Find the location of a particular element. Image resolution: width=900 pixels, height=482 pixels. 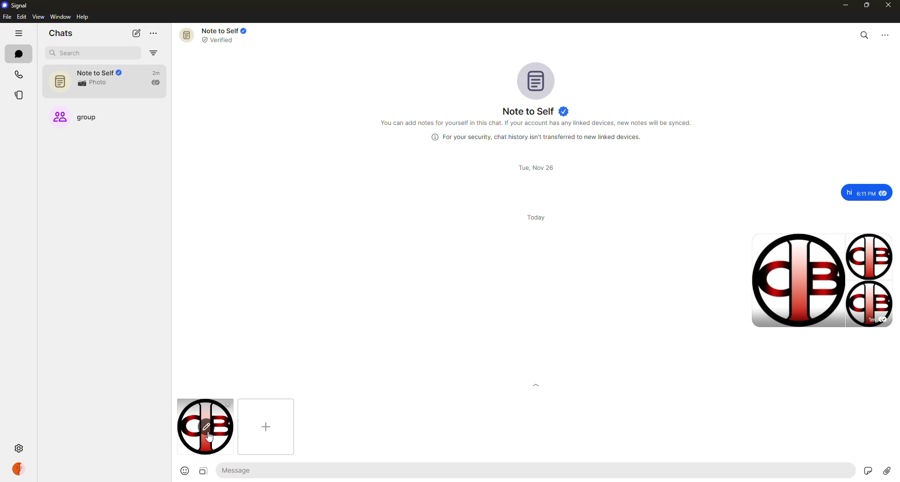

hide tabs is located at coordinates (19, 34).